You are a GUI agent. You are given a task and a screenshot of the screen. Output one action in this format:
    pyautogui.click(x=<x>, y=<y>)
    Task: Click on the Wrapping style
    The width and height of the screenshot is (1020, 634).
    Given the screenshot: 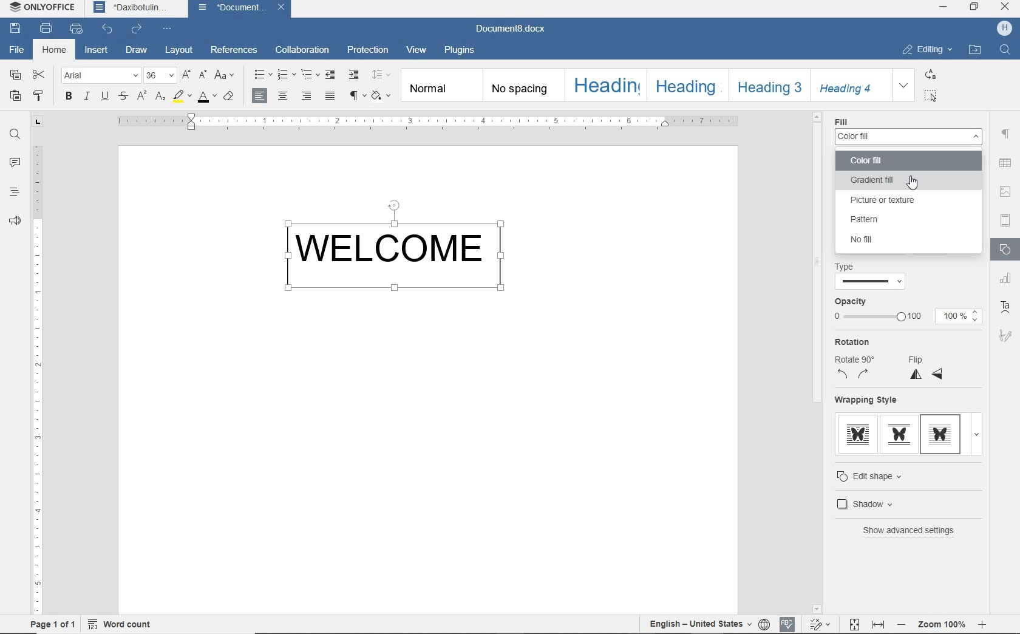 What is the action you would take?
    pyautogui.click(x=866, y=400)
    